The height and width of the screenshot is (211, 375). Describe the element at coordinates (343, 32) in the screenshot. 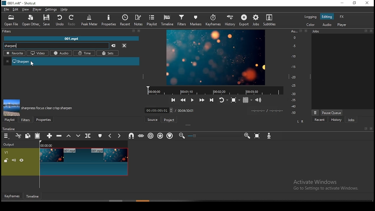

I see `Jobs` at that location.